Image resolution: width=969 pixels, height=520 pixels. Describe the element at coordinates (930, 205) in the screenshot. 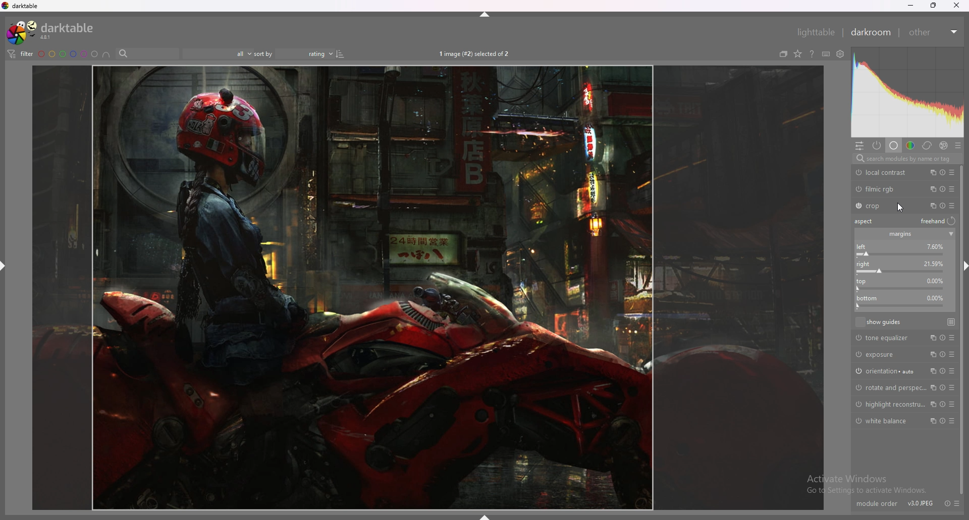

I see `multiple instances action` at that location.